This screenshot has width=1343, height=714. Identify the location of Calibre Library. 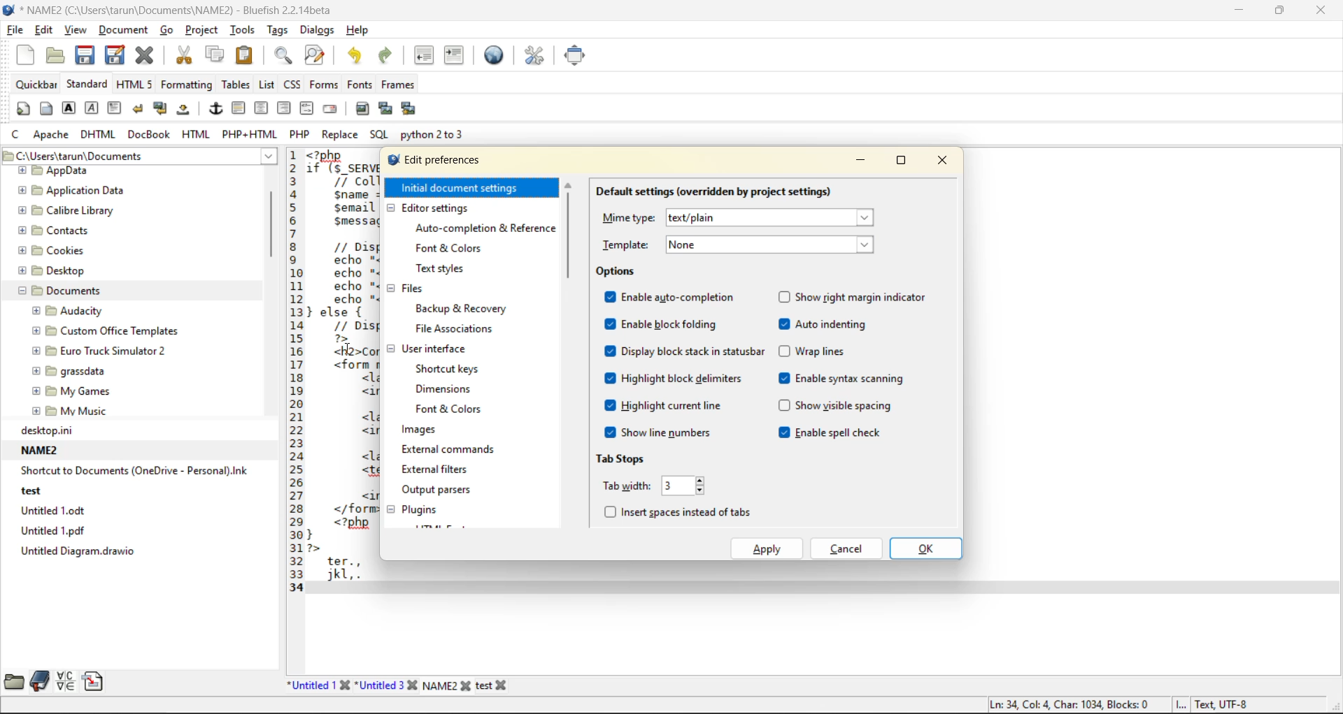
(66, 209).